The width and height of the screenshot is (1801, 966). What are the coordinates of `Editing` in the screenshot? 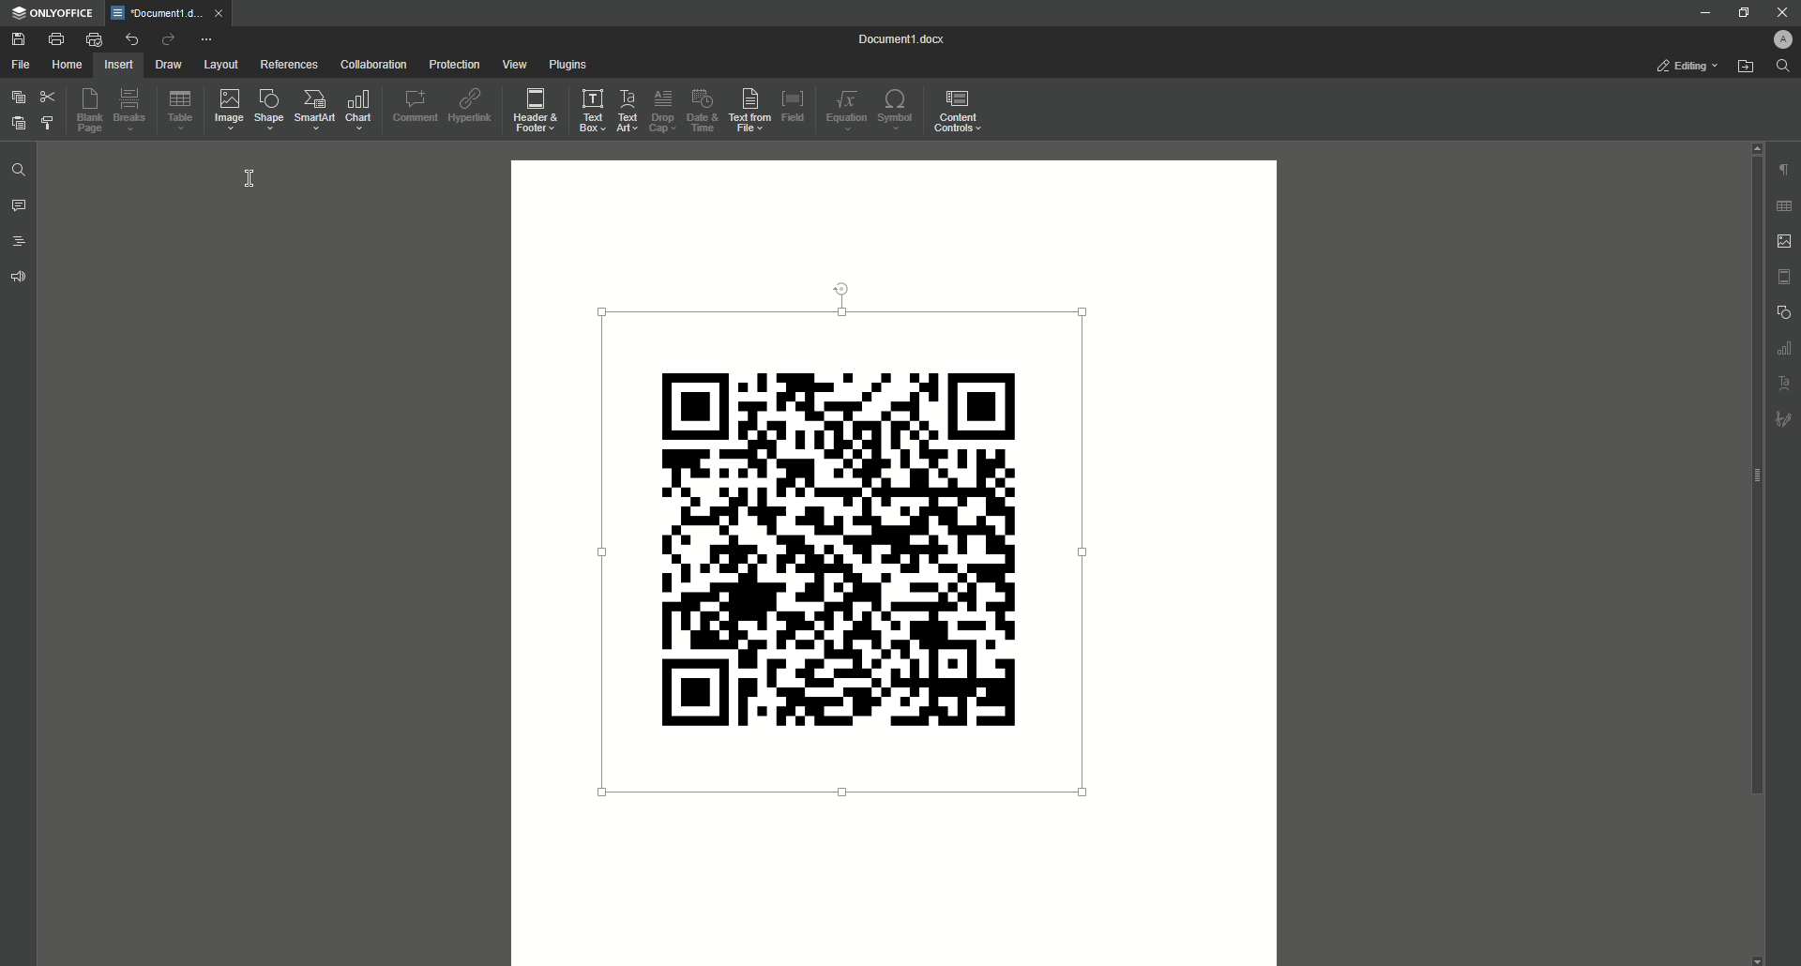 It's located at (1685, 65).